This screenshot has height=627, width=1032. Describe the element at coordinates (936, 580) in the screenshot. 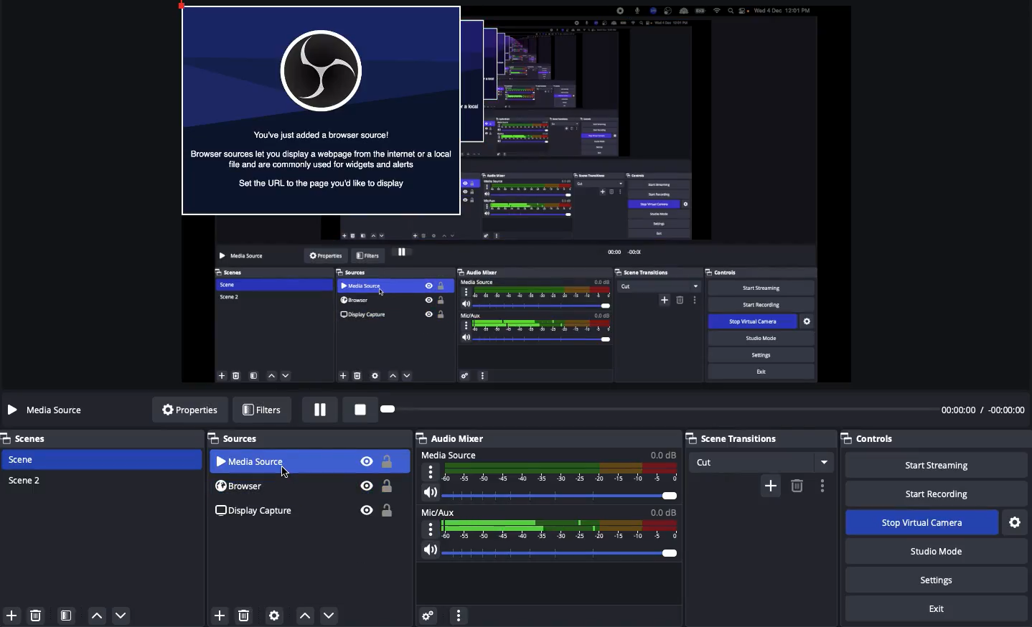

I see `Settings` at that location.